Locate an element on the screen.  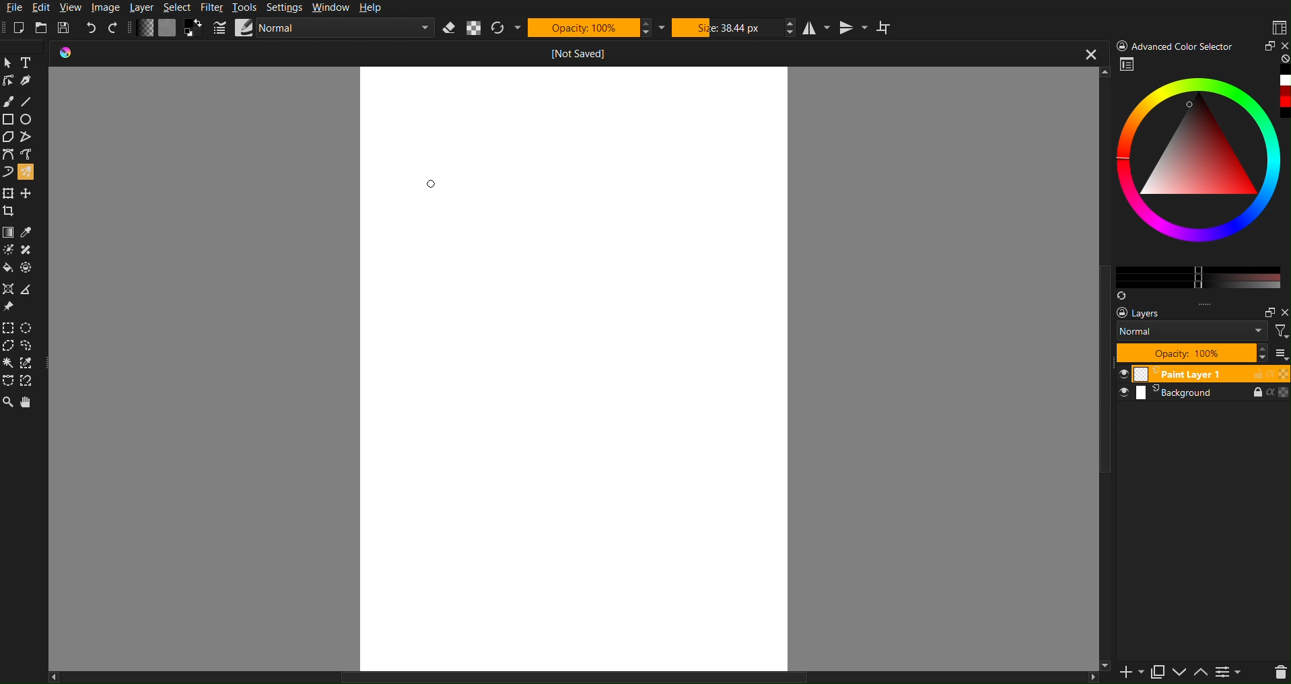
Vertical Mirror is located at coordinates (853, 28).